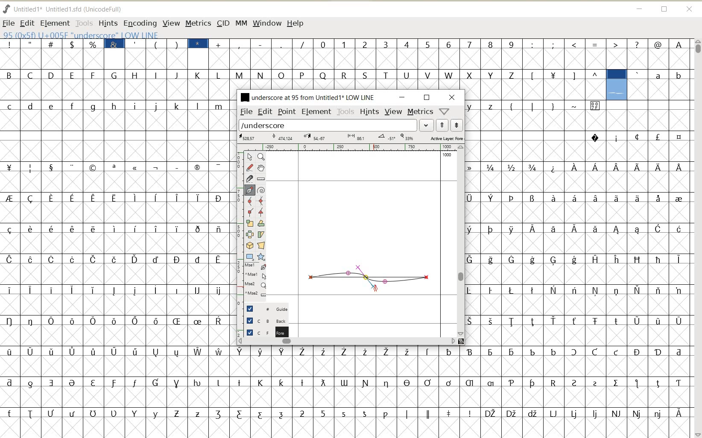 The width and height of the screenshot is (702, 438). What do you see at coordinates (263, 331) in the screenshot?
I see `FOREGROUND` at bounding box center [263, 331].